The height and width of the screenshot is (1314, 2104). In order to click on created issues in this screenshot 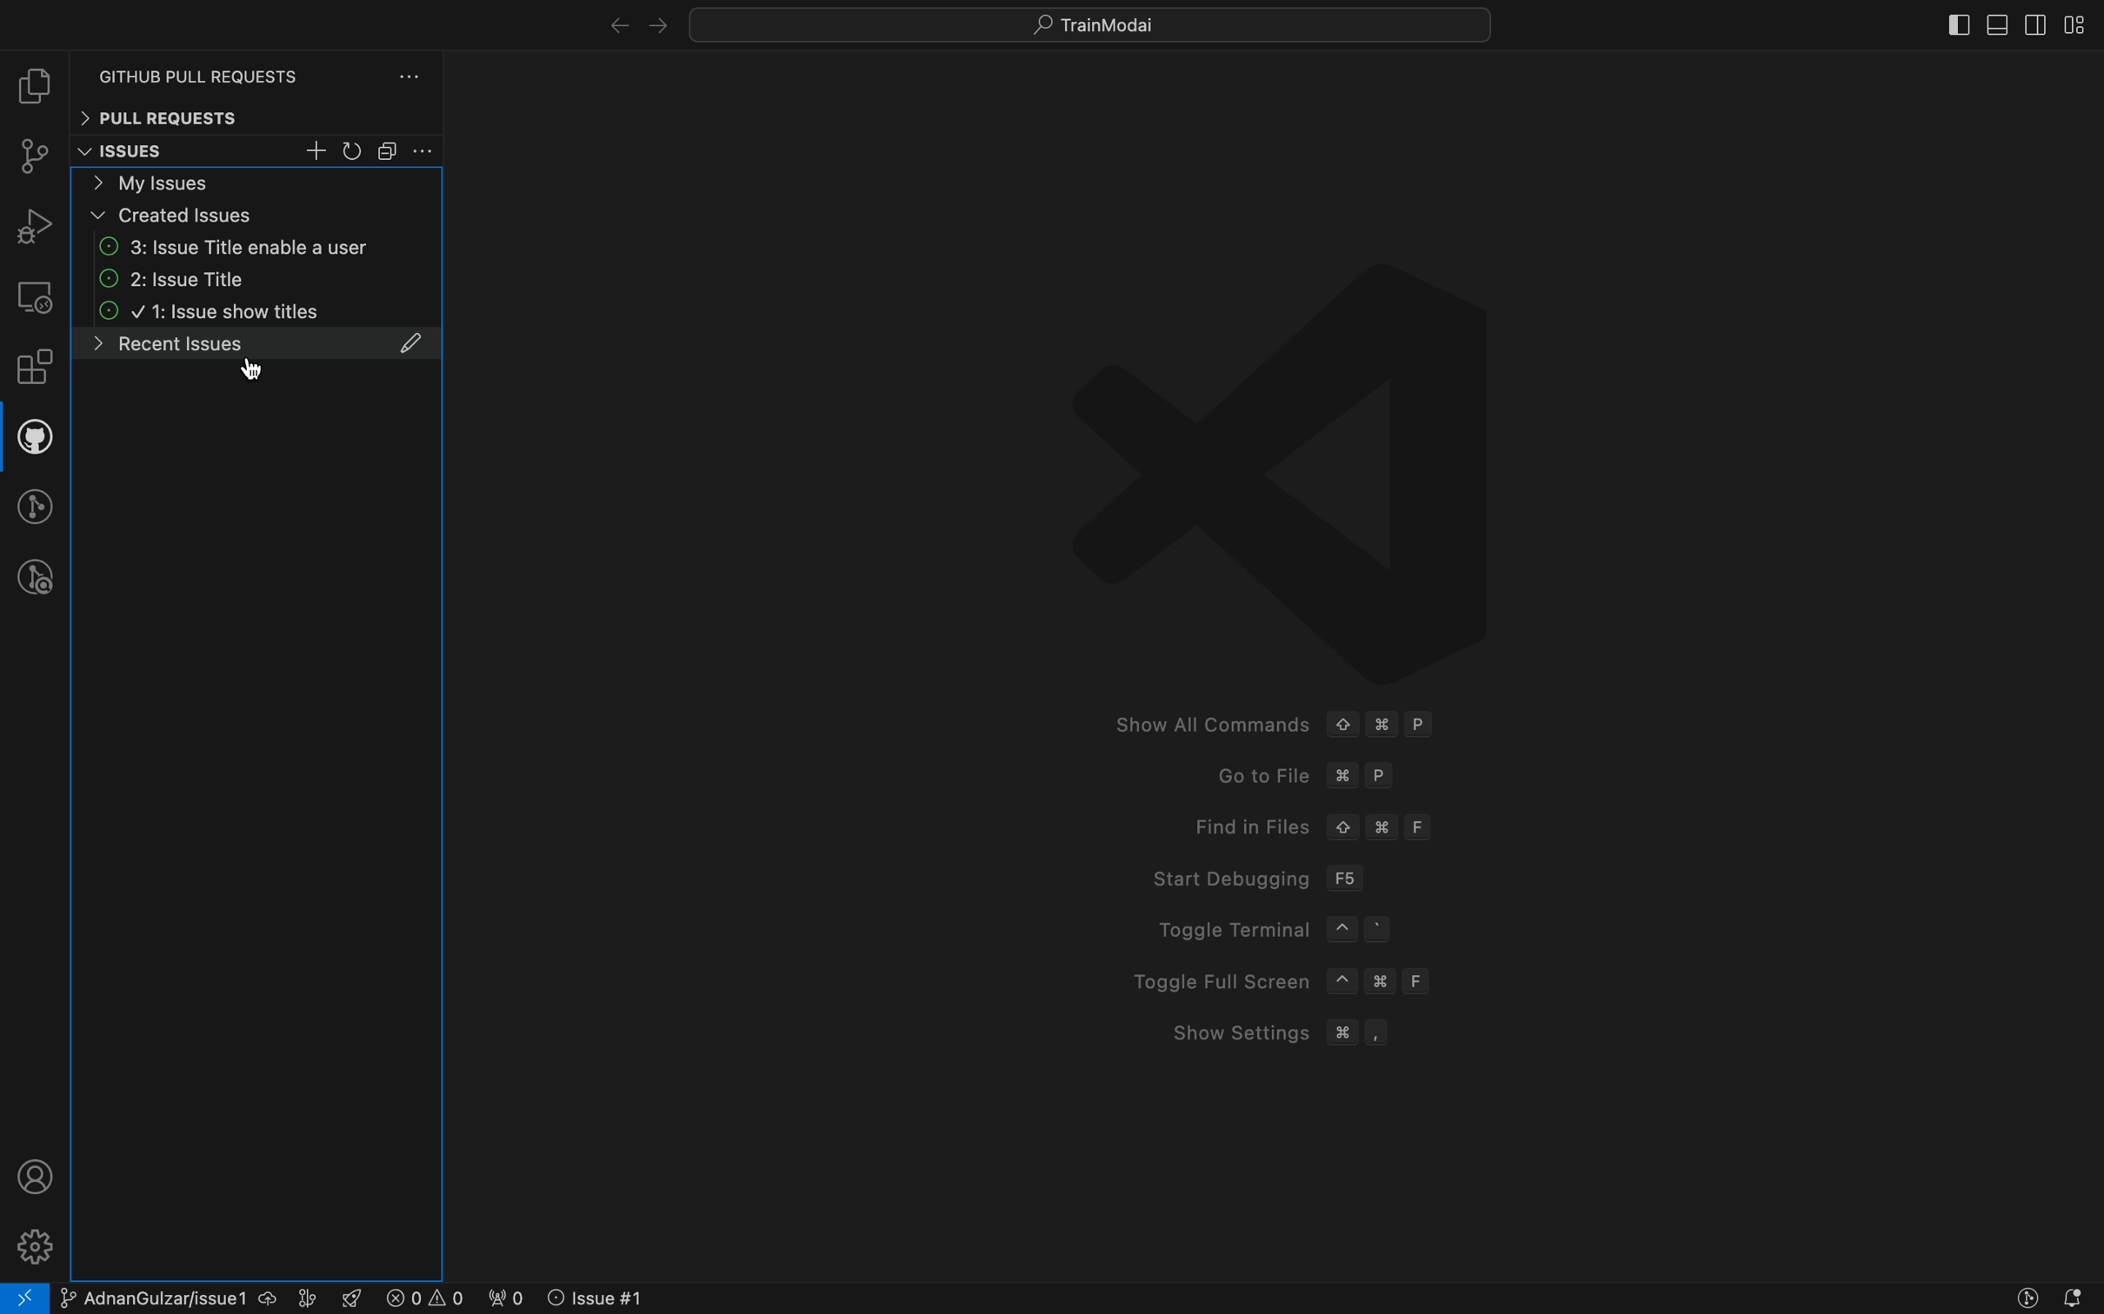, I will do `click(259, 216)`.